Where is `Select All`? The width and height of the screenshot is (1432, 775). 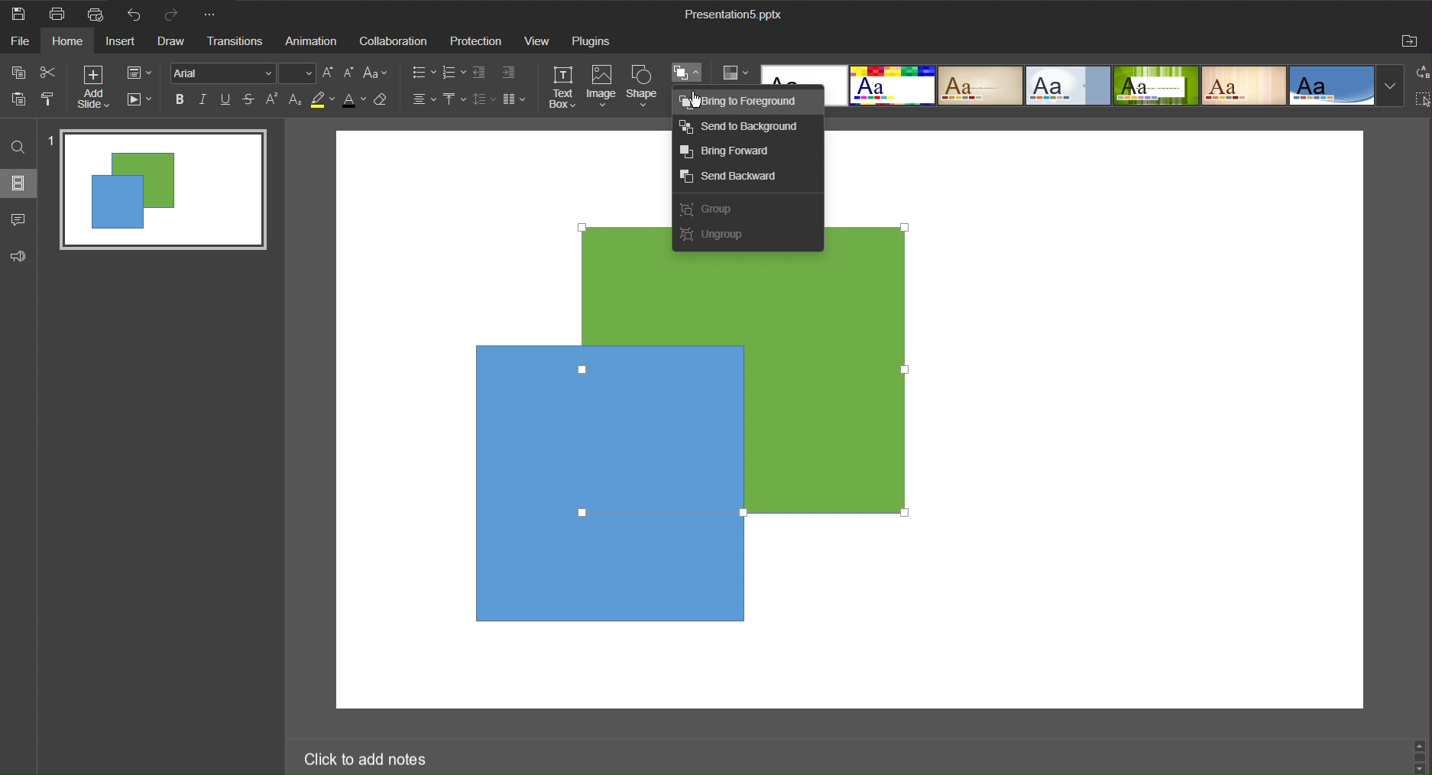 Select All is located at coordinates (1422, 102).